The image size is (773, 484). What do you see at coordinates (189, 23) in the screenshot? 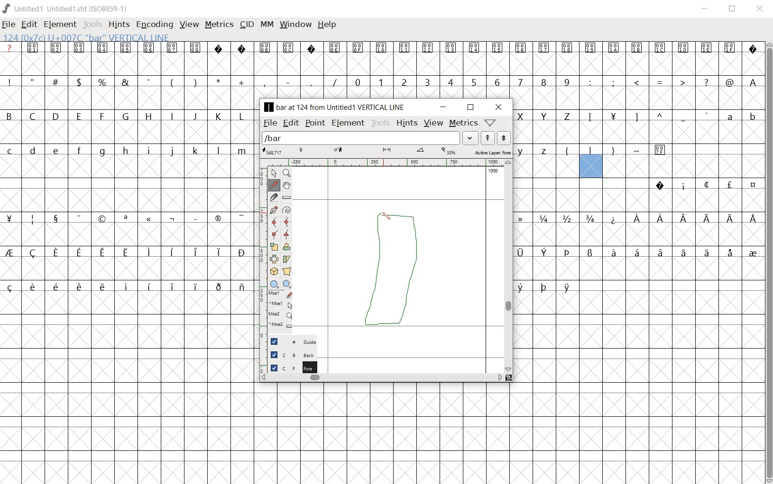
I see `view` at bounding box center [189, 23].